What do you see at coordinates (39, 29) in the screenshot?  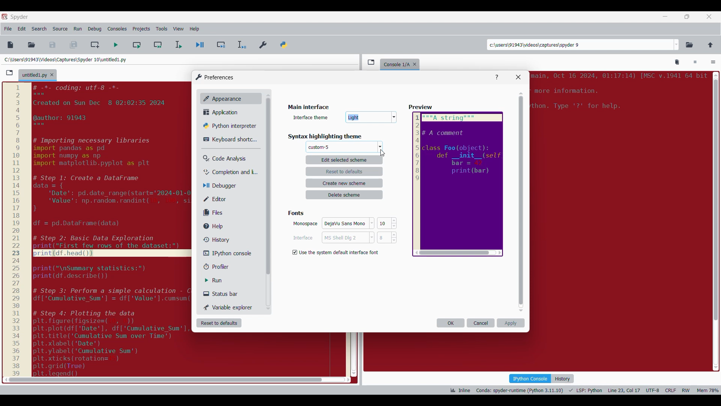 I see `Search menu` at bounding box center [39, 29].